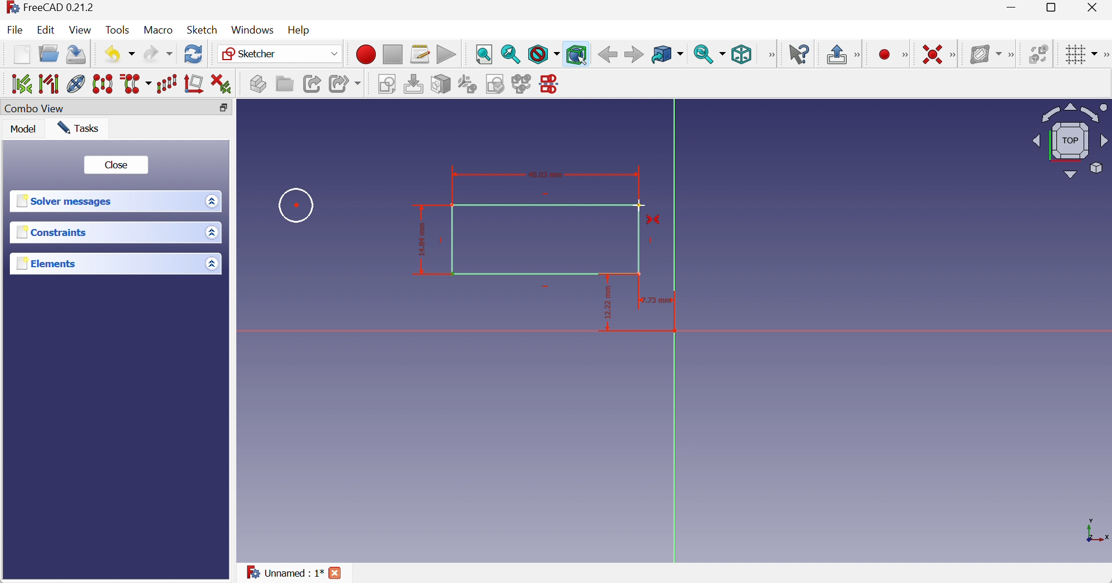  What do you see at coordinates (799, 54) in the screenshot?
I see `What's this?` at bounding box center [799, 54].